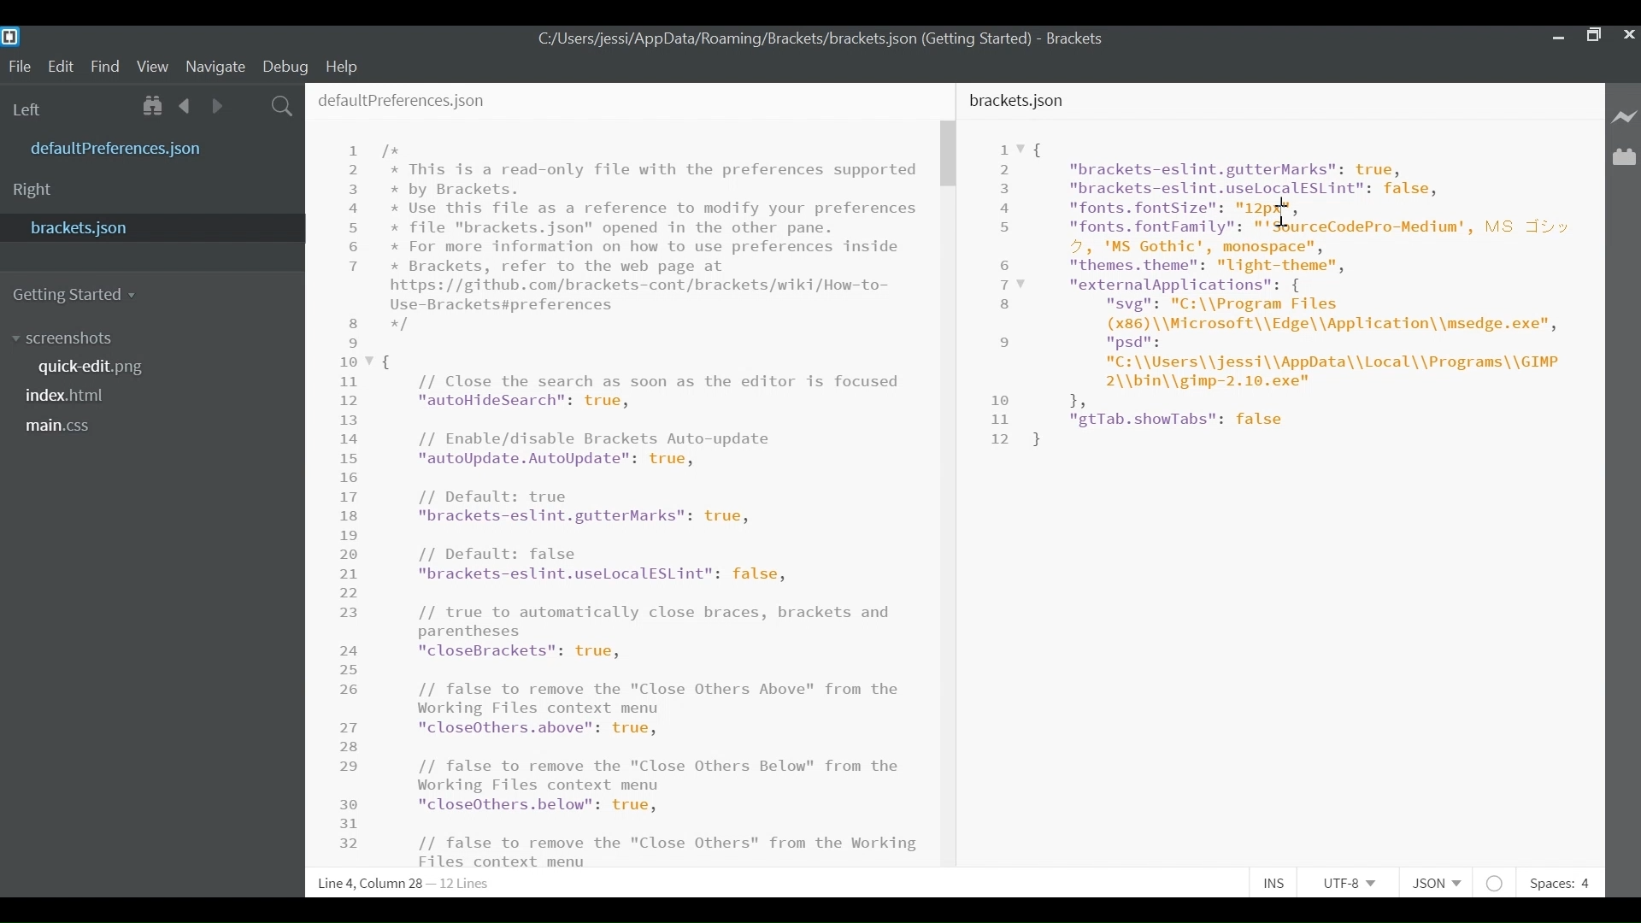 The height and width of the screenshot is (923, 1641). I want to click on Find, so click(109, 68).